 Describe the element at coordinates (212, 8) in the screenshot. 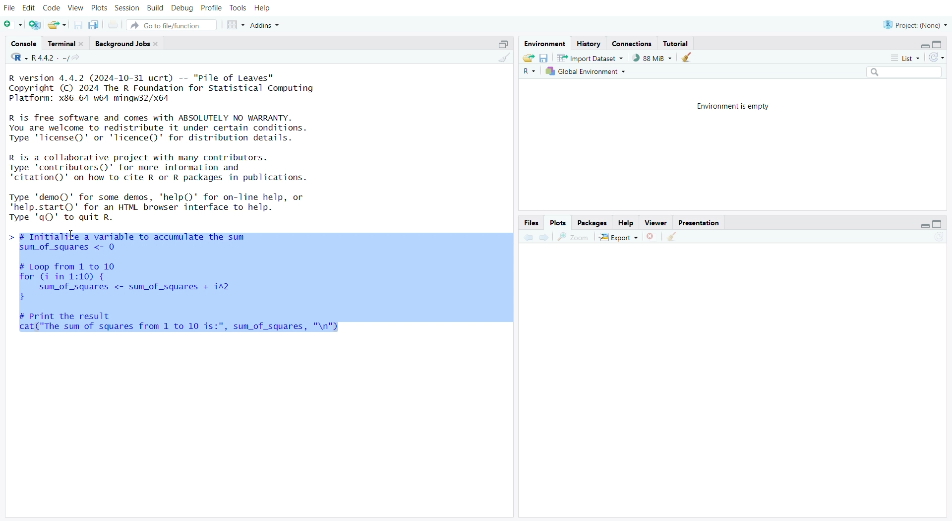

I see `profile` at that location.